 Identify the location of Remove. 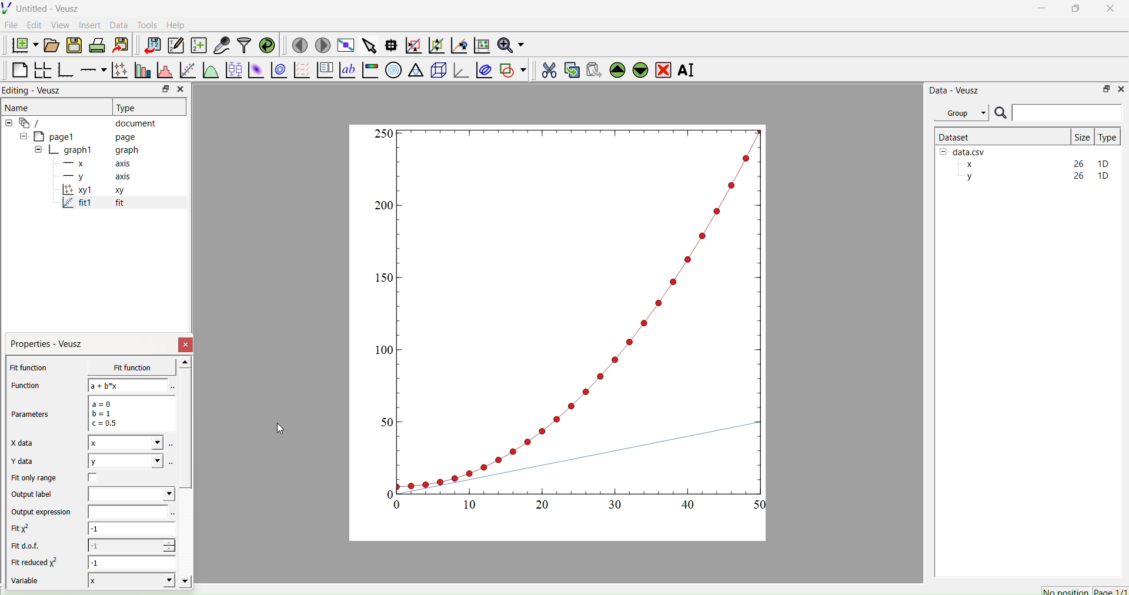
(663, 69).